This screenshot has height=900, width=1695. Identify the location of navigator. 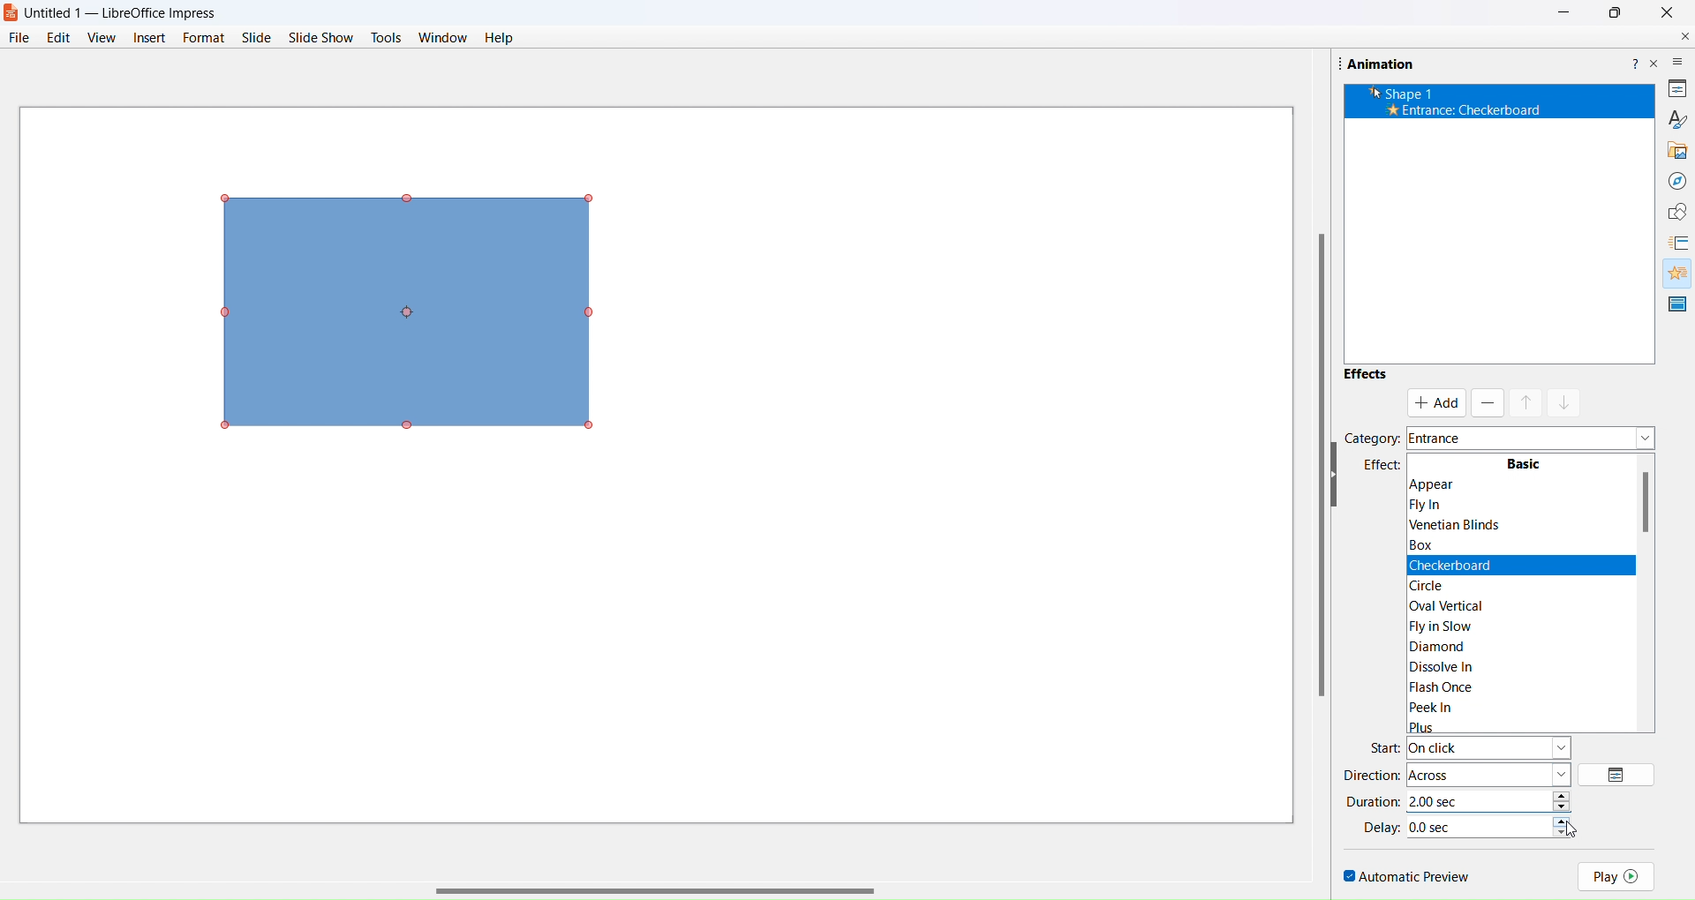
(1676, 180).